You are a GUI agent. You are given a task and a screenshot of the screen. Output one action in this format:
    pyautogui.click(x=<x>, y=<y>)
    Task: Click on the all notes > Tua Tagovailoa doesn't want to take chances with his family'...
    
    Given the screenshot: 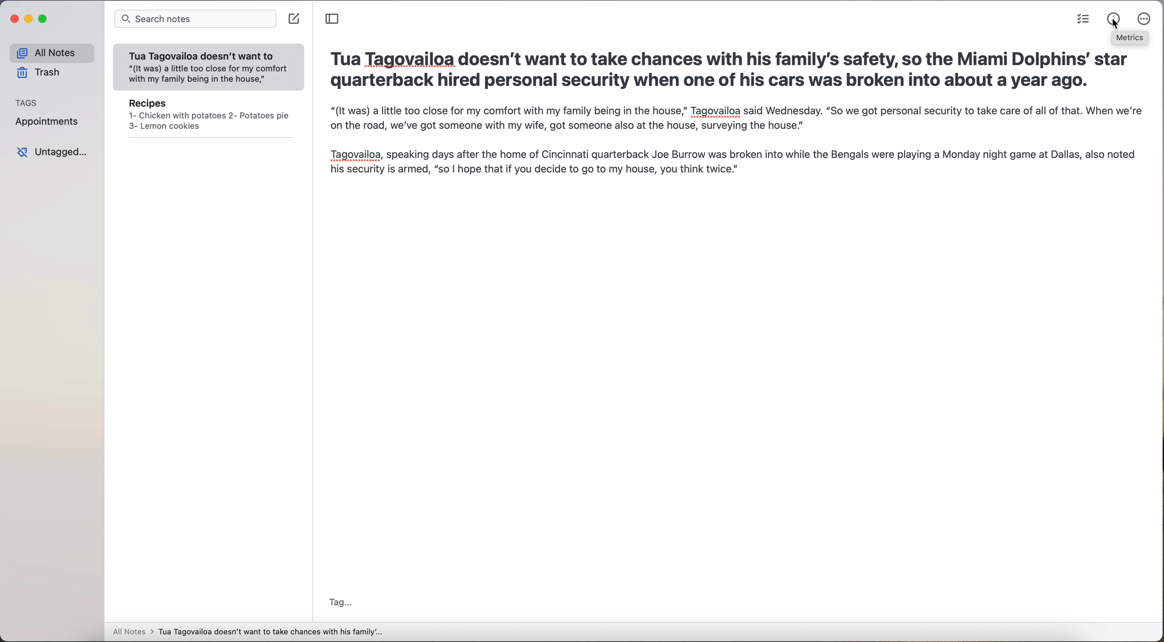 What is the action you would take?
    pyautogui.click(x=249, y=633)
    